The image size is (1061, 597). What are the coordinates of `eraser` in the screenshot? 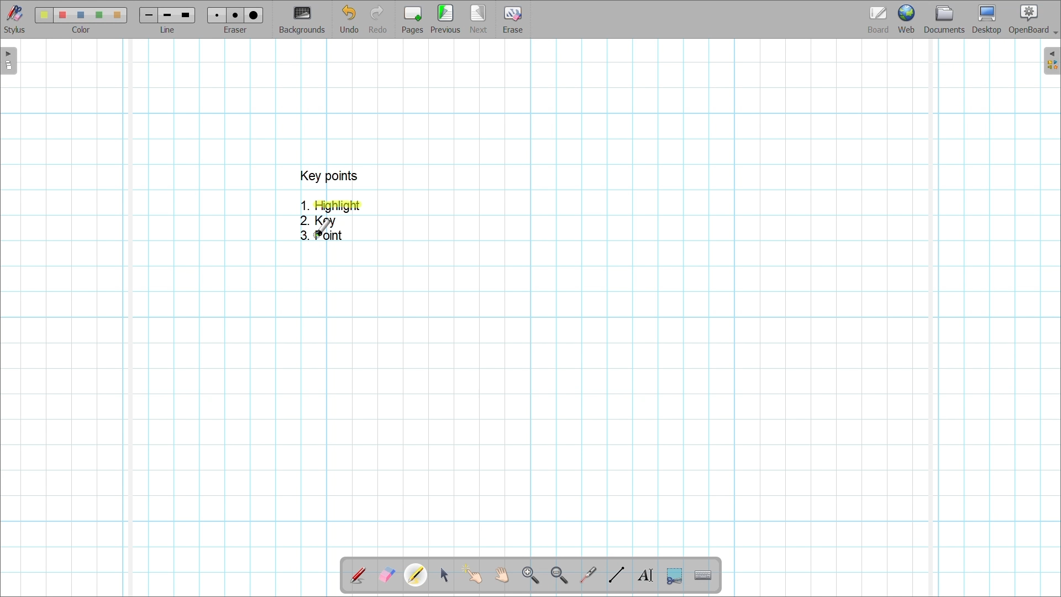 It's located at (238, 30).